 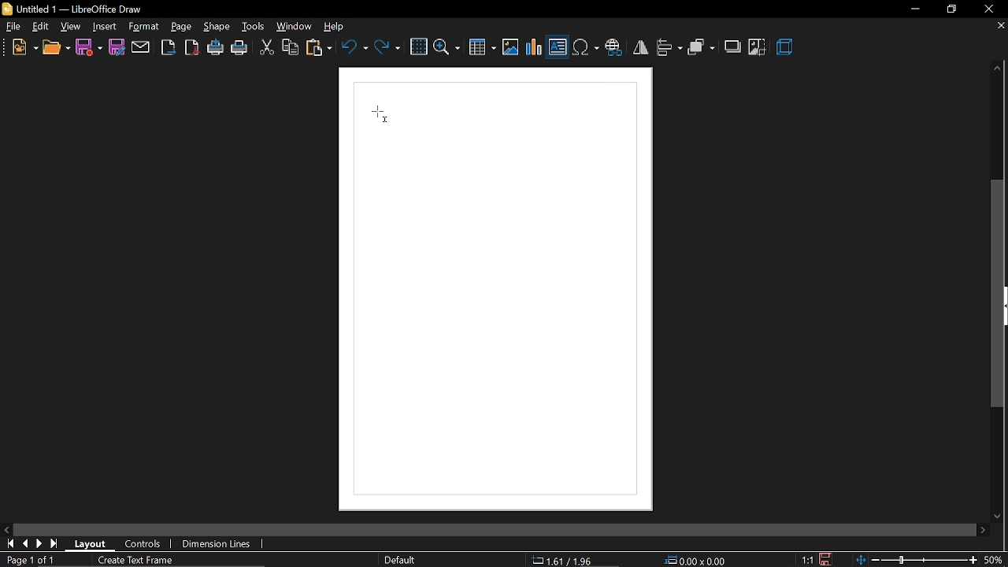 What do you see at coordinates (447, 46) in the screenshot?
I see `zoom` at bounding box center [447, 46].